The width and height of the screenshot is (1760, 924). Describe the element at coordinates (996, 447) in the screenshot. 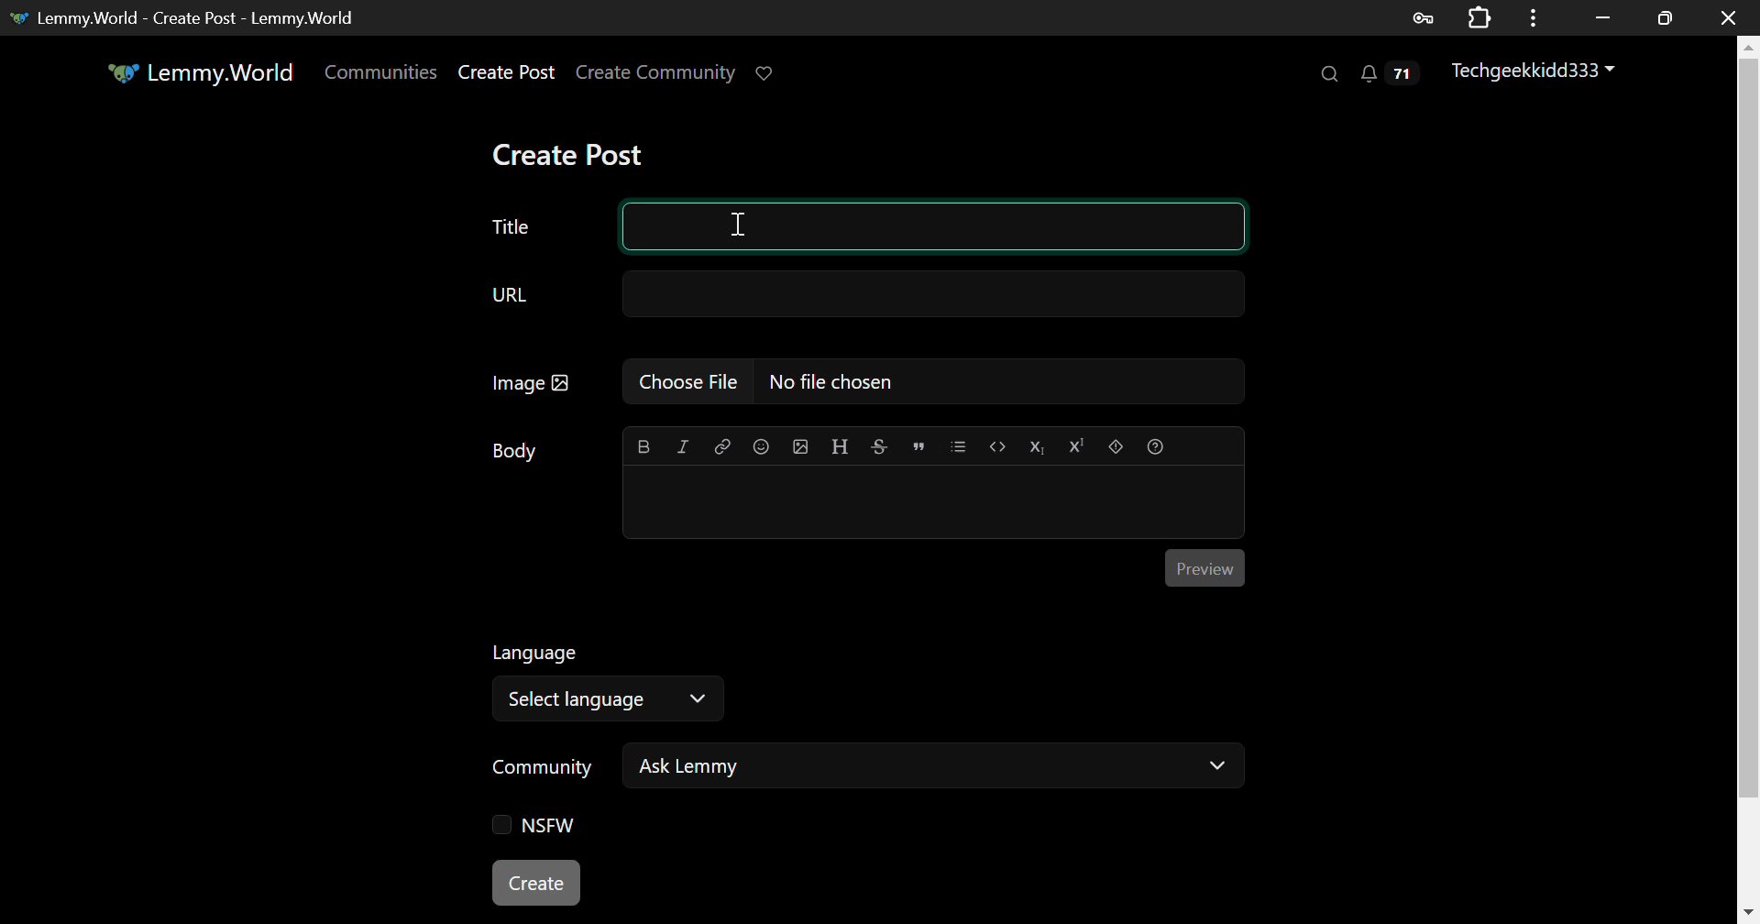

I see `Code` at that location.